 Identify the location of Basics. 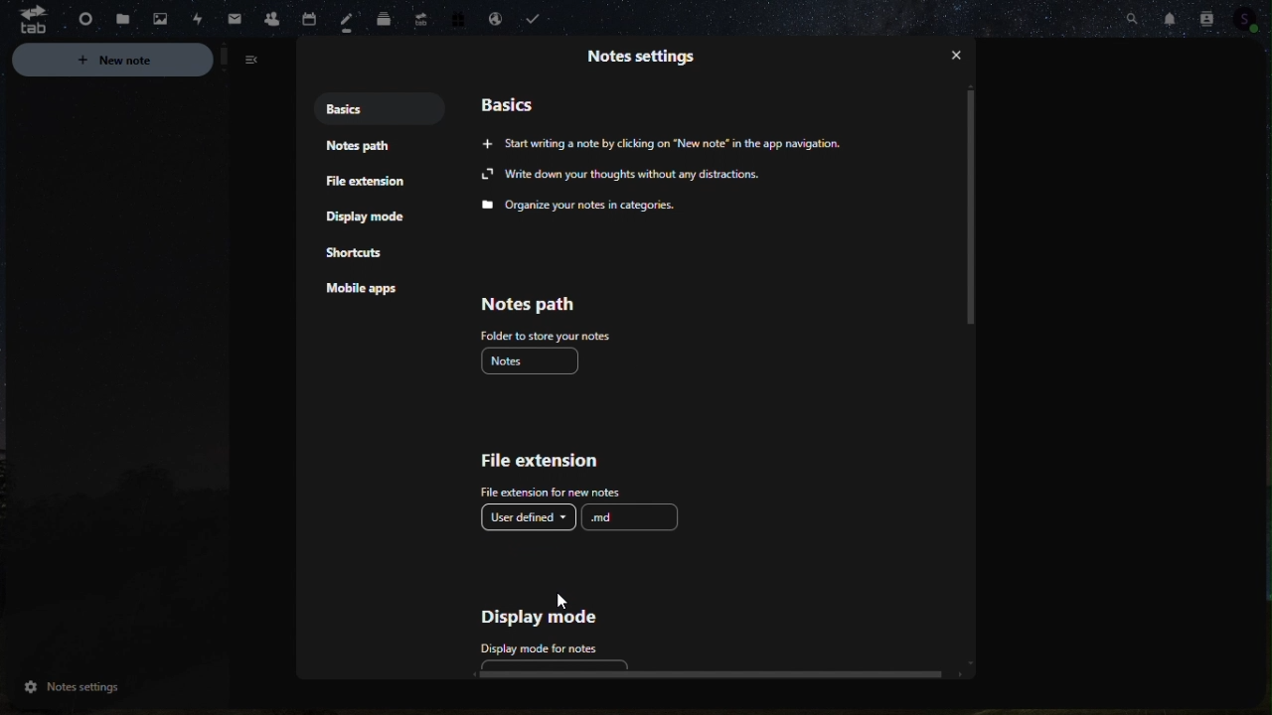
(521, 100).